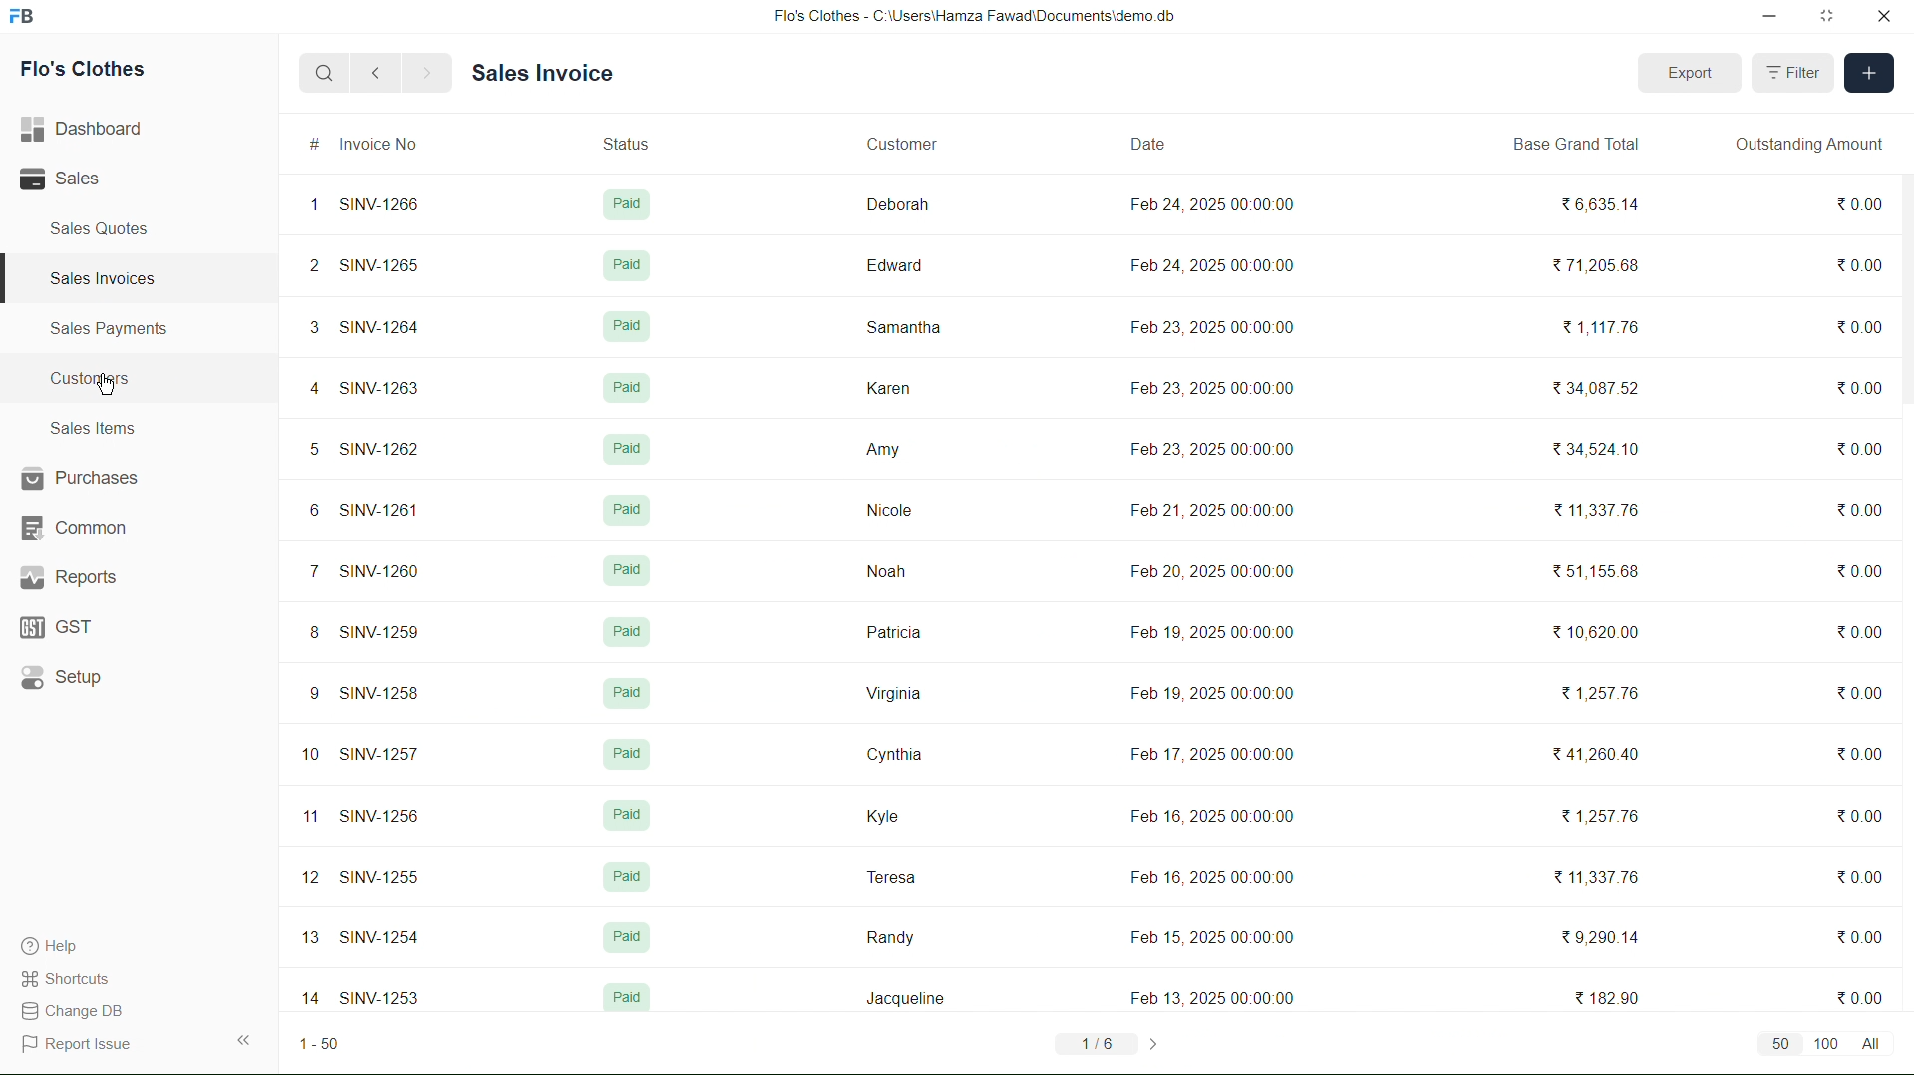 Image resolution: width=1914 pixels, height=1075 pixels. What do you see at coordinates (892, 263) in the screenshot?
I see `Edward` at bounding box center [892, 263].